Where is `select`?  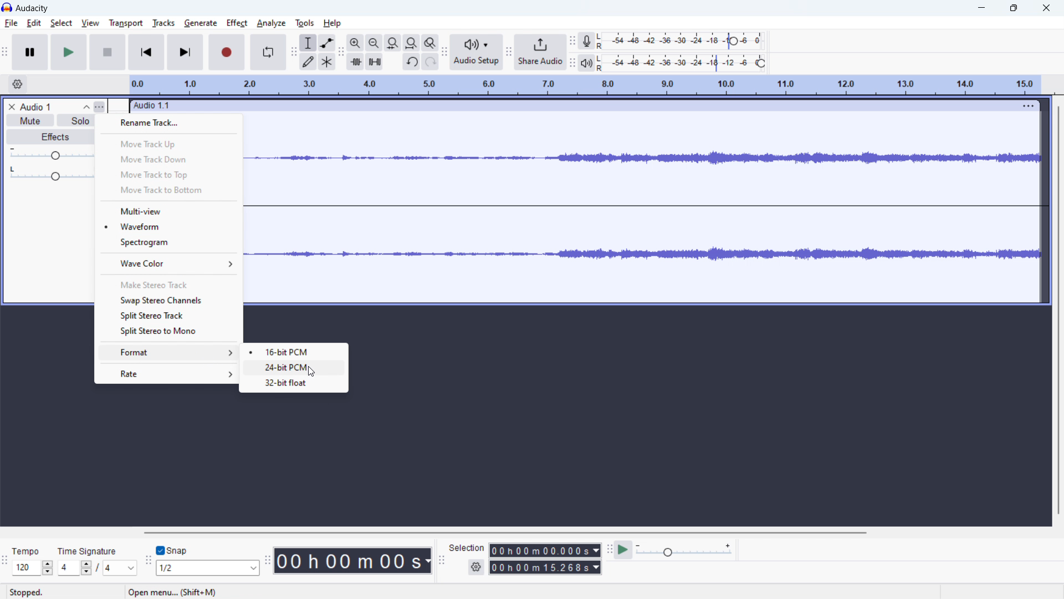 select is located at coordinates (62, 23).